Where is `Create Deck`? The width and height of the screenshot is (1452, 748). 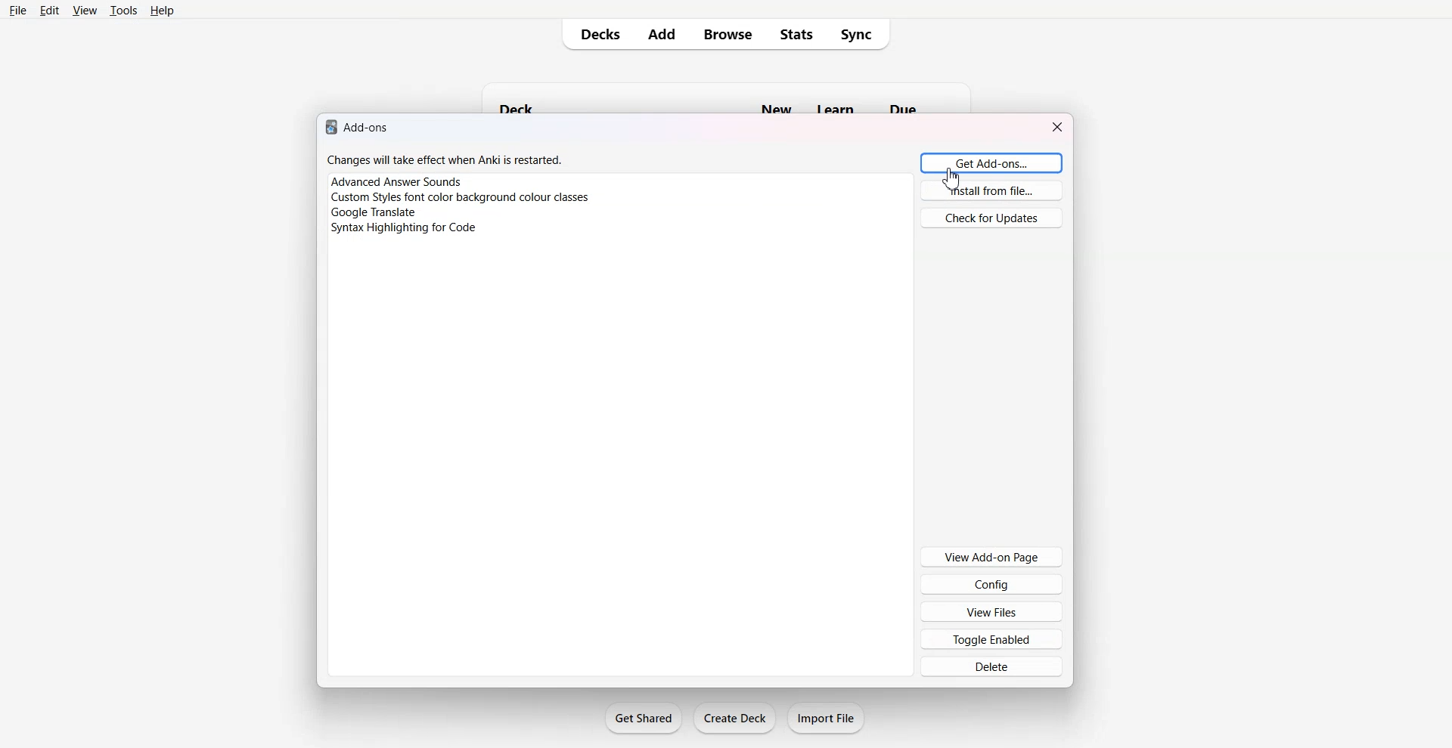
Create Deck is located at coordinates (734, 718).